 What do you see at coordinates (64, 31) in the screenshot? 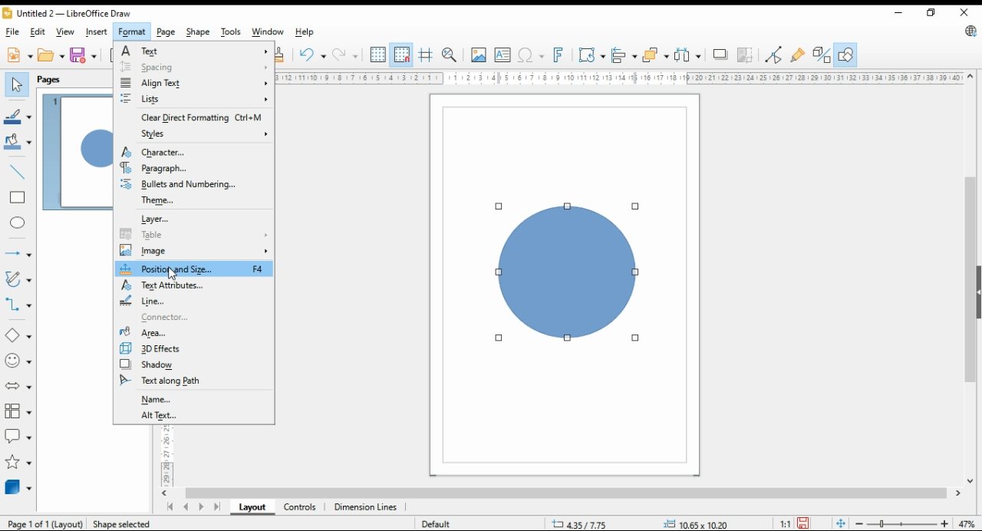
I see `view` at bounding box center [64, 31].